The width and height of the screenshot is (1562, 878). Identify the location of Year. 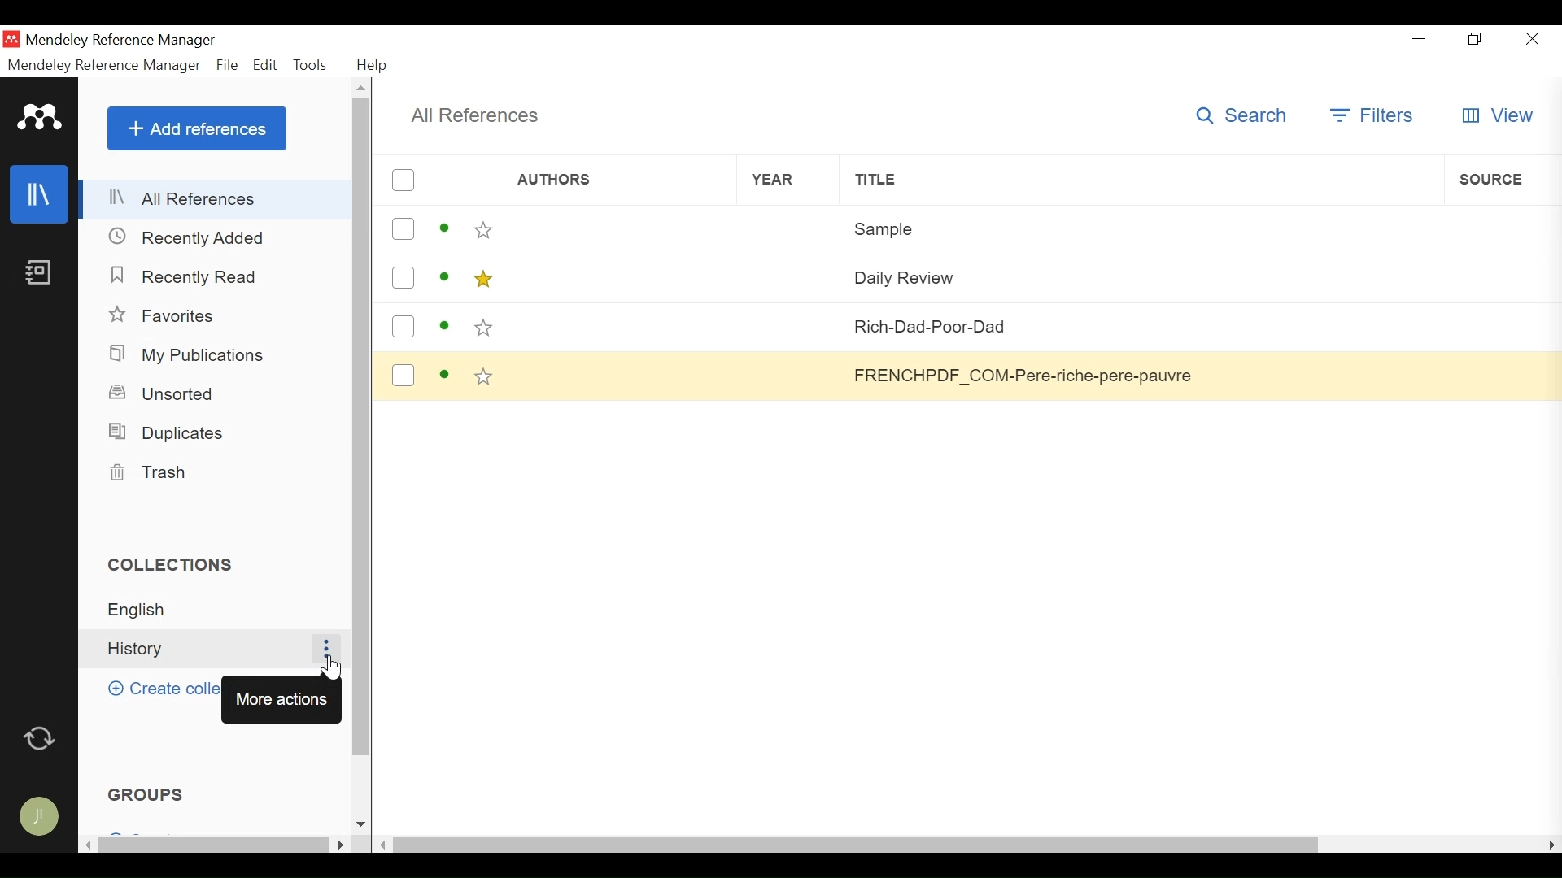
(789, 276).